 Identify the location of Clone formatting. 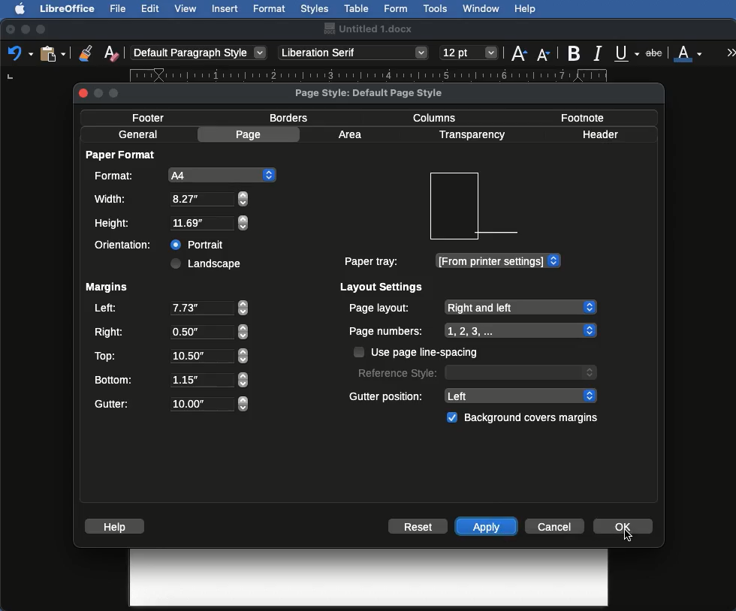
(86, 53).